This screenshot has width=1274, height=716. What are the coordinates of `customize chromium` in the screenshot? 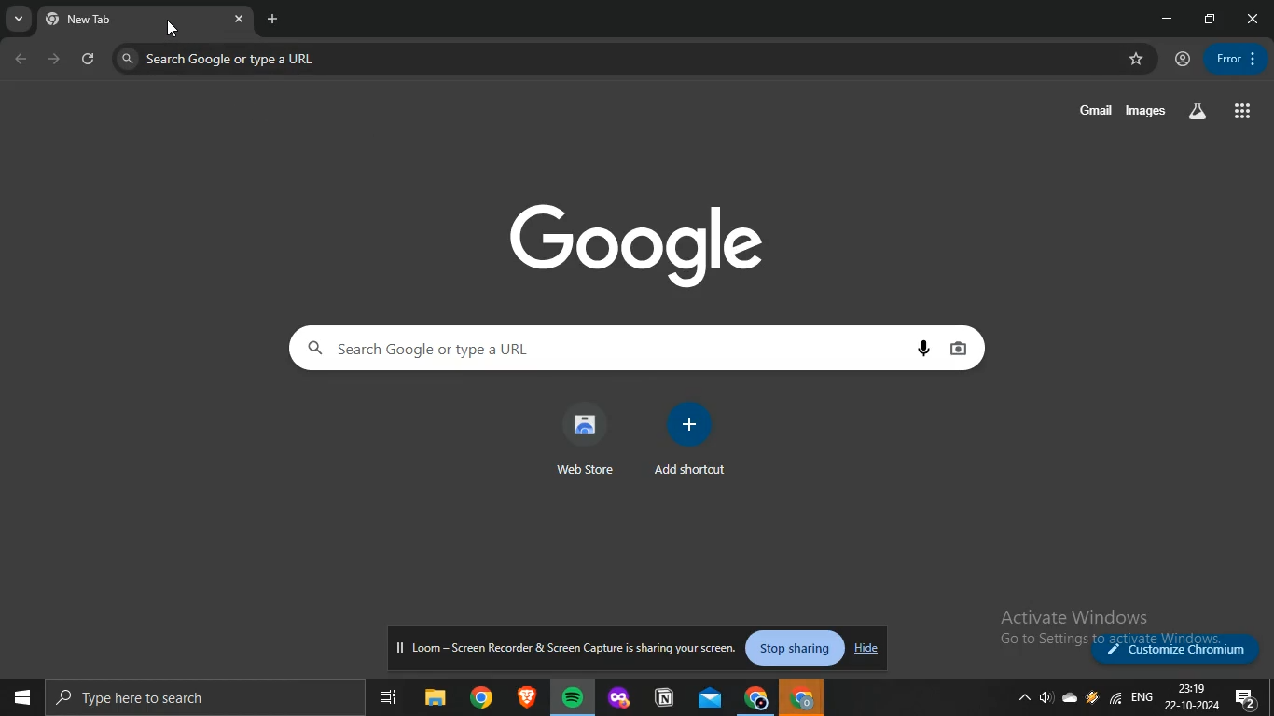 It's located at (1179, 649).